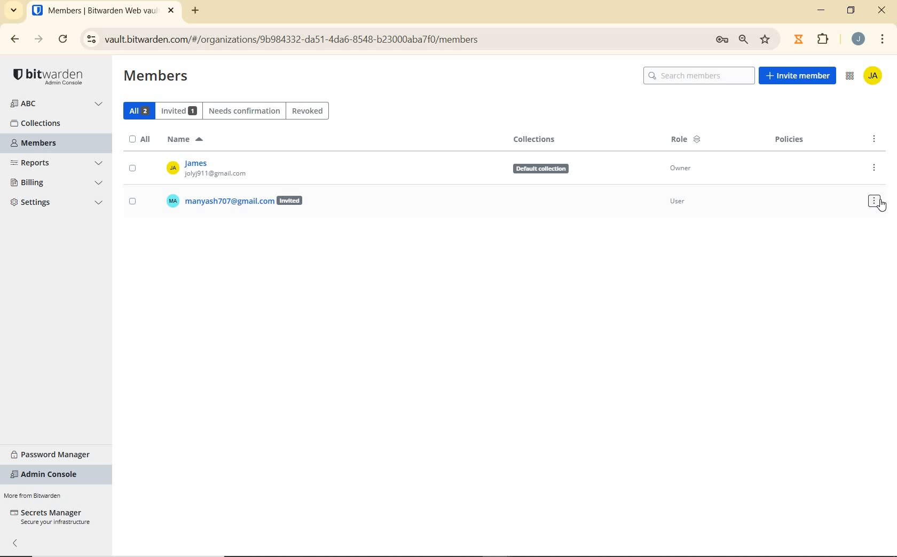  What do you see at coordinates (882, 10) in the screenshot?
I see `CLOSE` at bounding box center [882, 10].